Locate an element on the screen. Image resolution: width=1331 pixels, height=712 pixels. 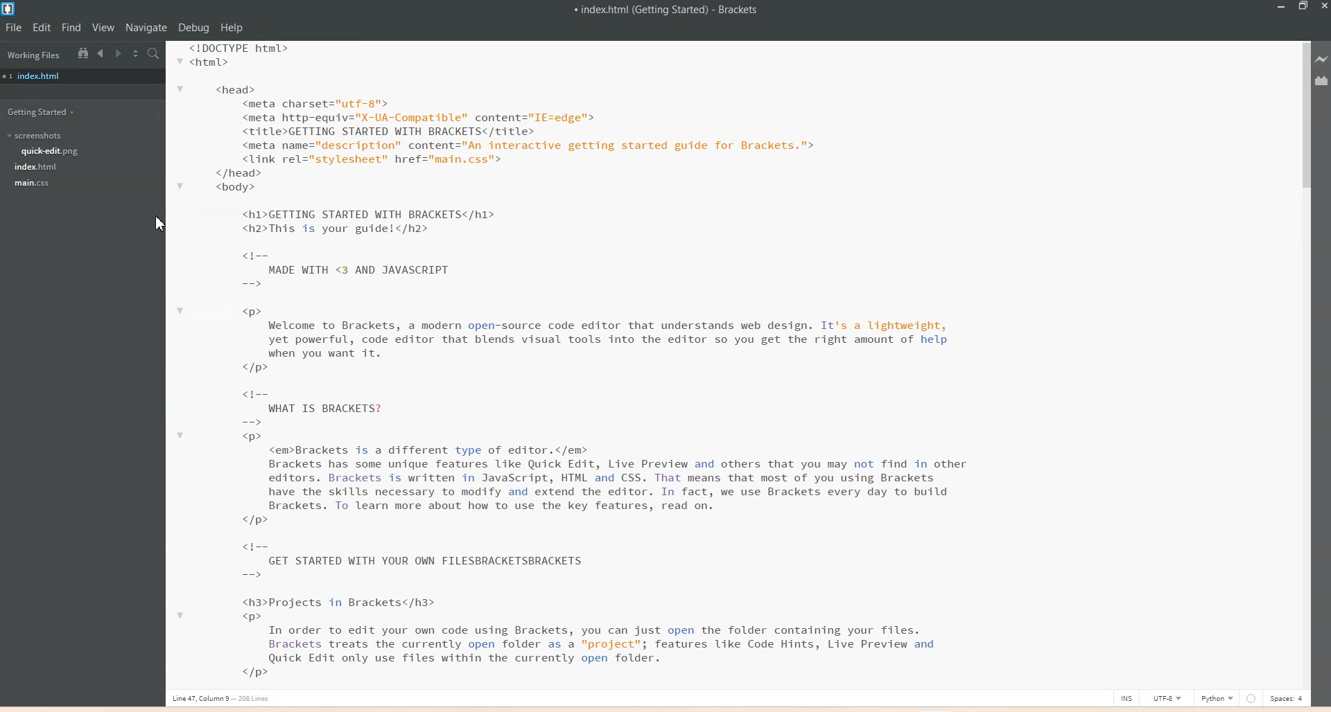
Find is located at coordinates (71, 27).